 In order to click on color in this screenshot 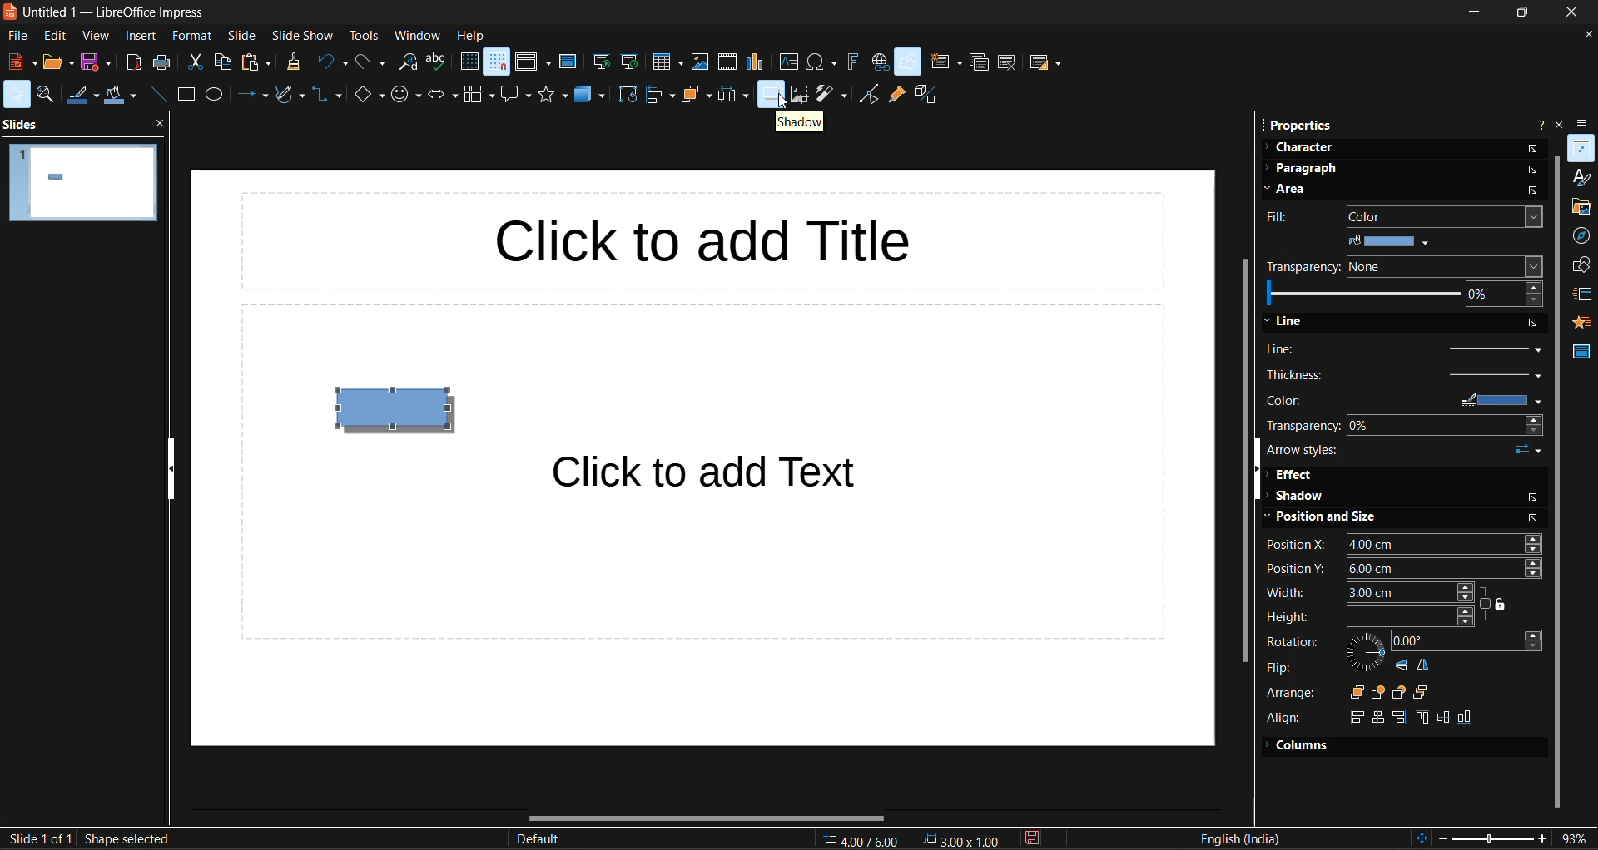, I will do `click(1404, 400)`.